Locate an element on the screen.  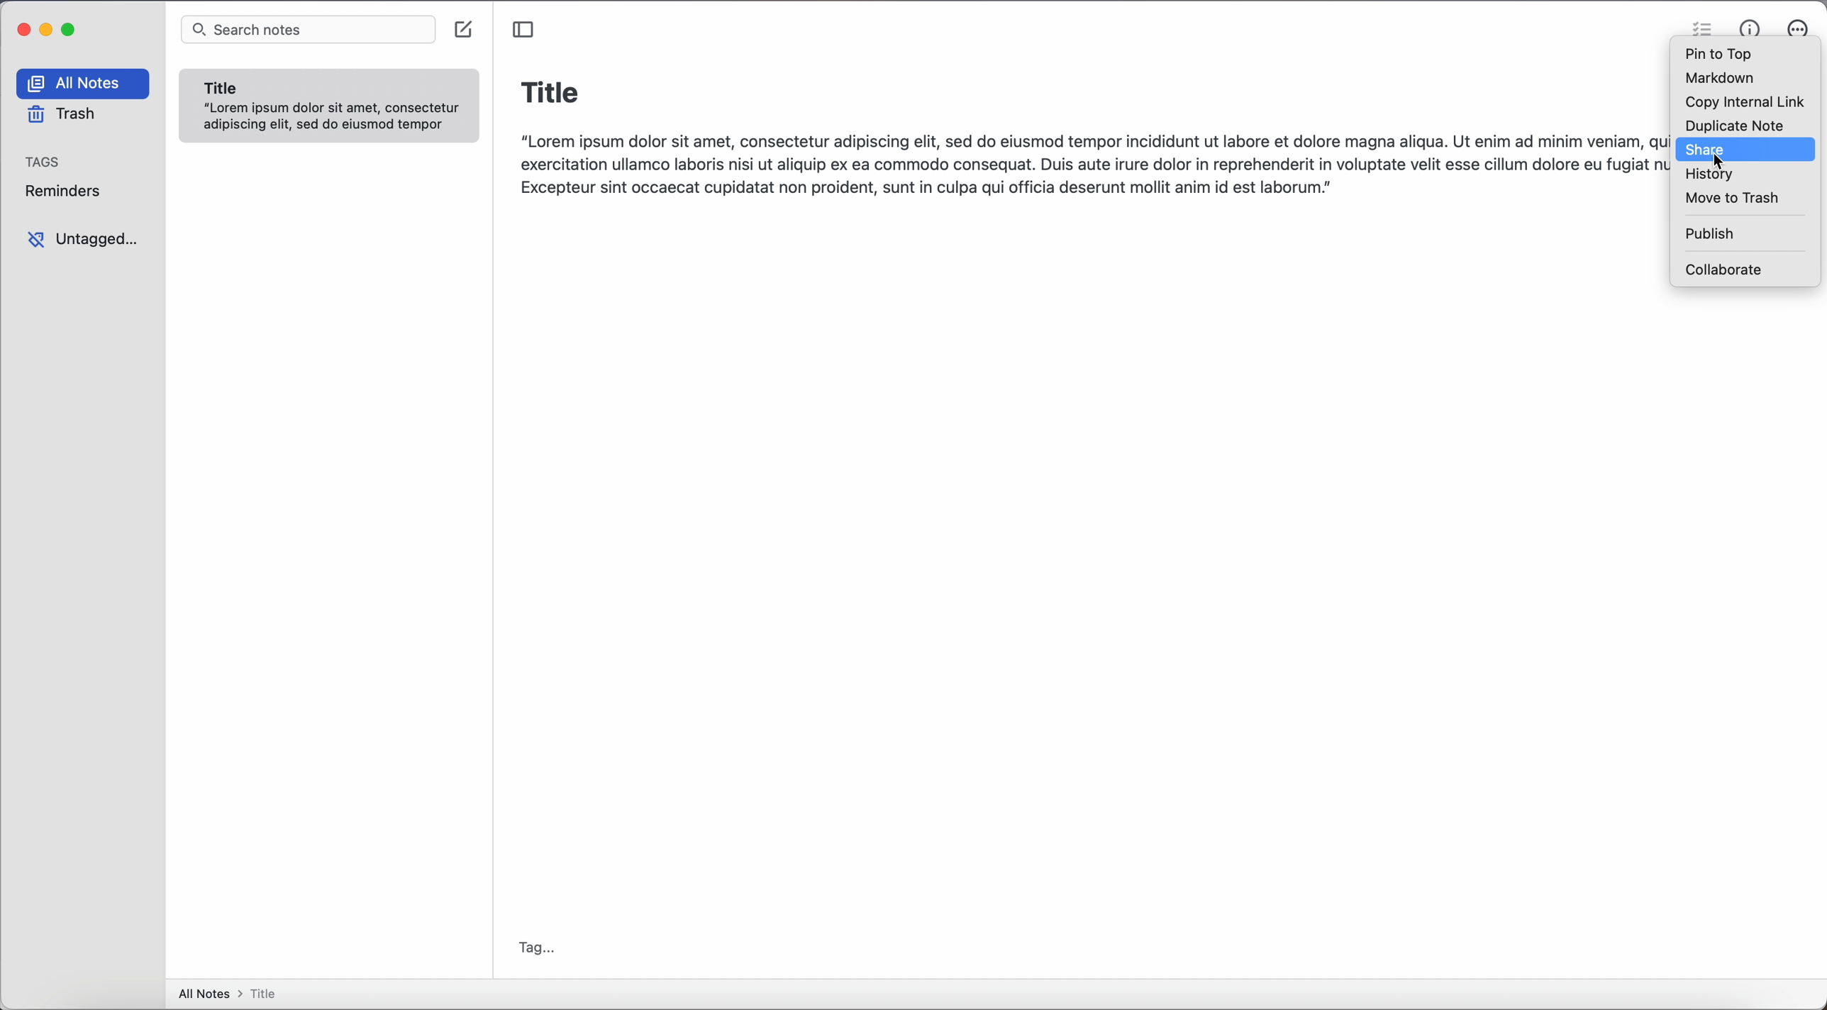
reminders is located at coordinates (68, 191).